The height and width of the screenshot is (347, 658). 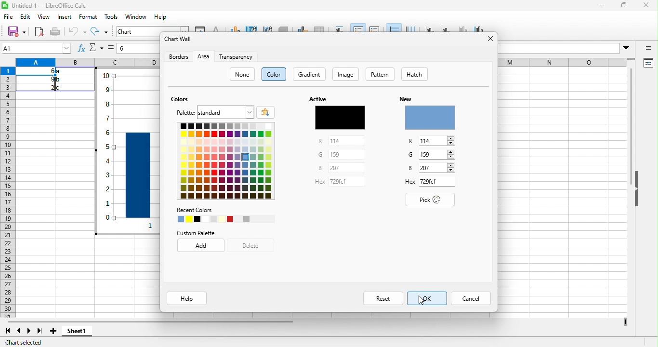 I want to click on sidebar open or close, so click(x=649, y=49).